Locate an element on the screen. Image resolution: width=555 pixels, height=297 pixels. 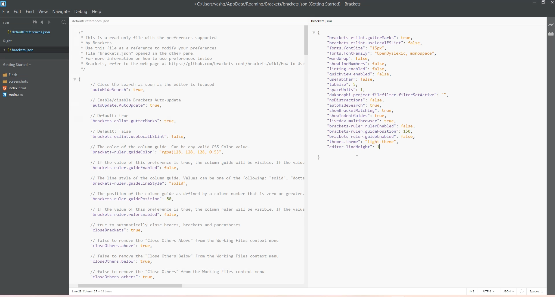
Navigate Backwards is located at coordinates (43, 22).